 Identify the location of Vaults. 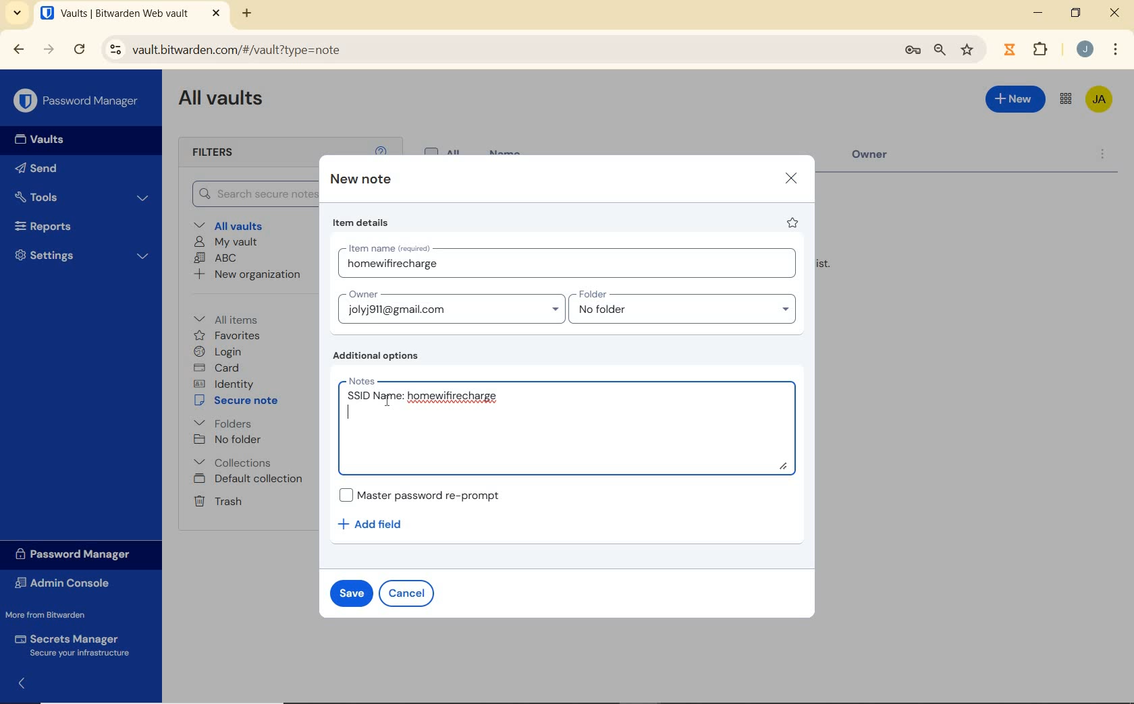
(35, 140).